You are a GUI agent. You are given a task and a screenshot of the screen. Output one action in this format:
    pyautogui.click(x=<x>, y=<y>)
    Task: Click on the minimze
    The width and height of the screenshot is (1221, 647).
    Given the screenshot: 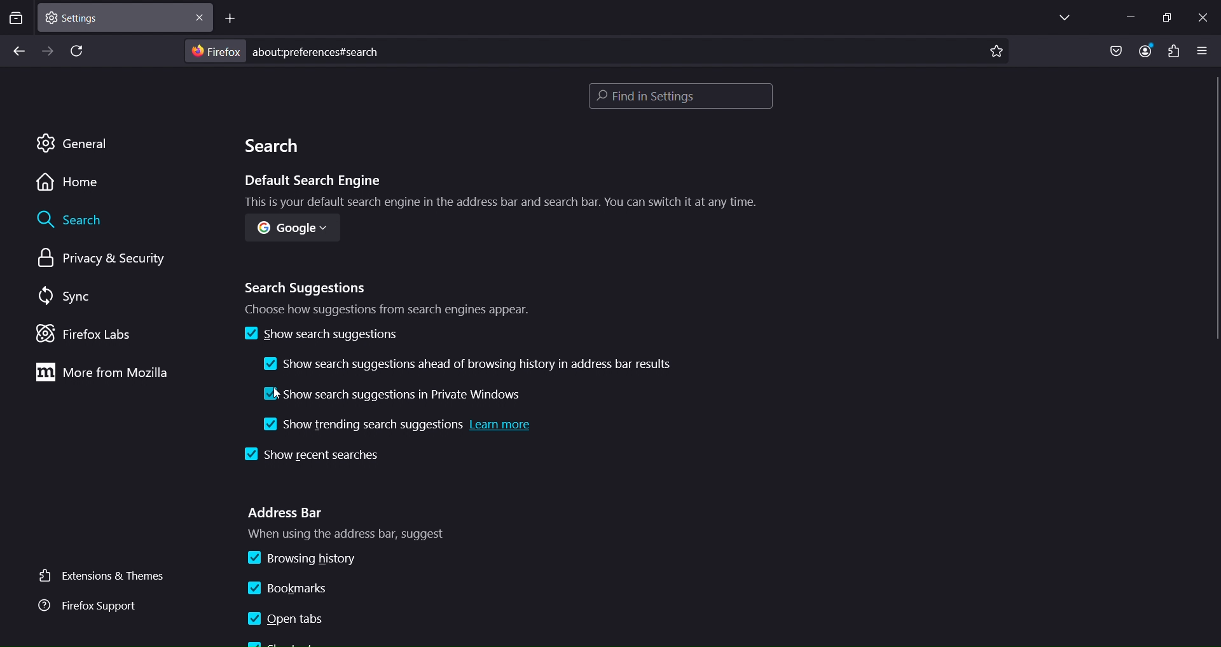 What is the action you would take?
    pyautogui.click(x=1129, y=17)
    